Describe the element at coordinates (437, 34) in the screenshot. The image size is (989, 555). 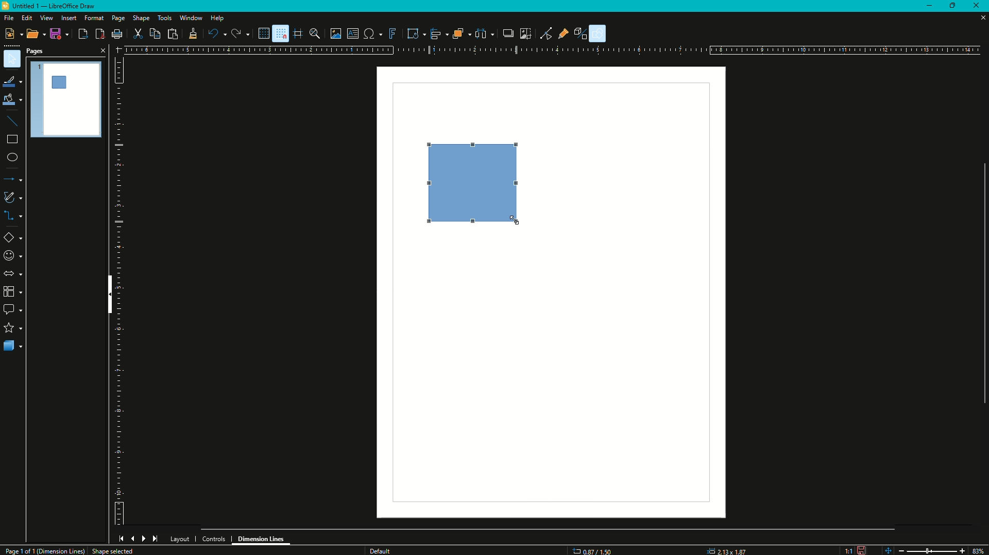
I see `Align Objects` at that location.